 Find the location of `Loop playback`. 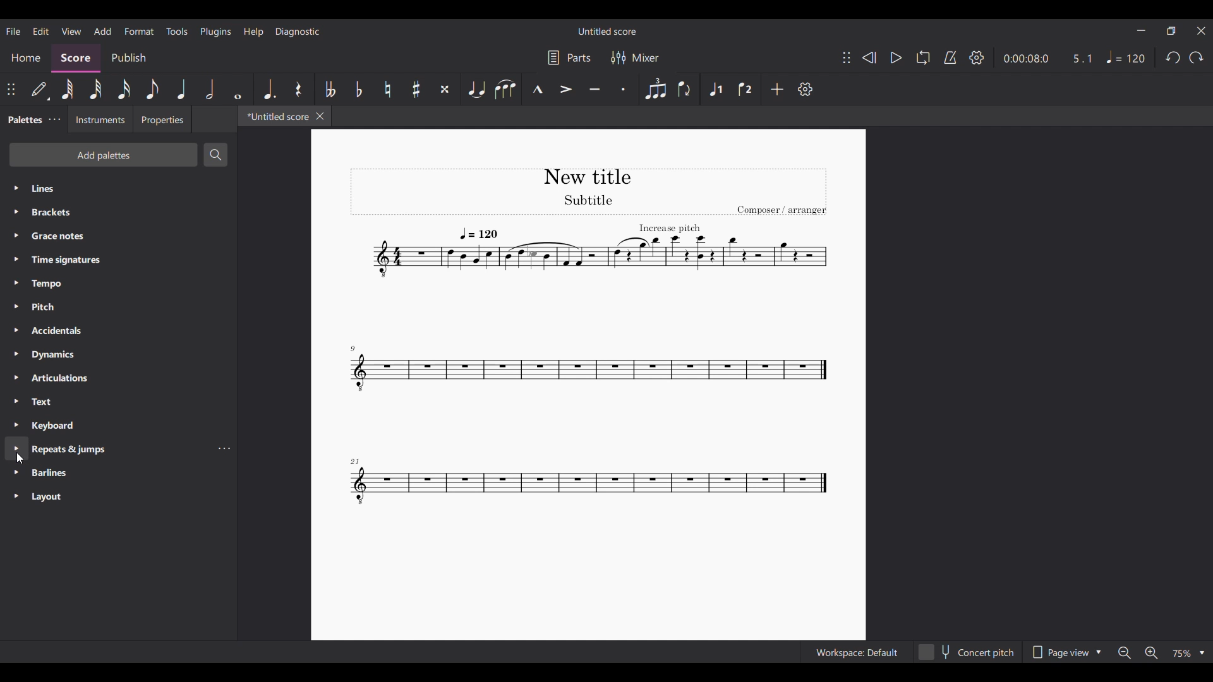

Loop playback is located at coordinates (924, 57).